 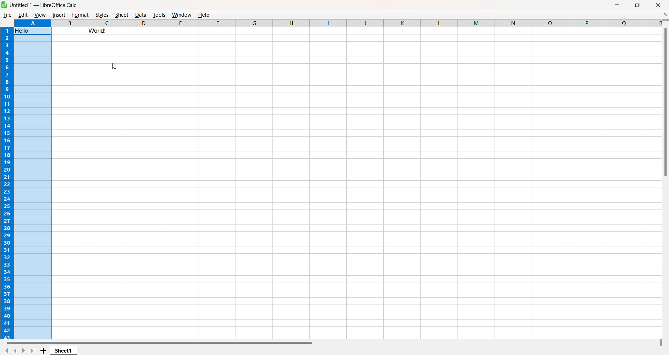 I want to click on Horizontal Scroll bar, so click(x=157, y=343).